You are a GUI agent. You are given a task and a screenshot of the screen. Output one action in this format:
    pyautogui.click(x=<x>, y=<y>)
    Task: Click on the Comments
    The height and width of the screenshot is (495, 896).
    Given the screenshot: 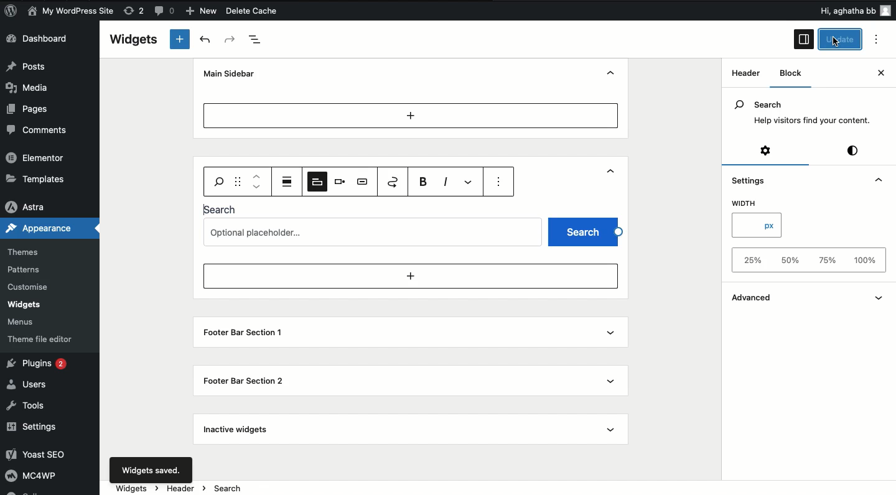 What is the action you would take?
    pyautogui.click(x=39, y=130)
    